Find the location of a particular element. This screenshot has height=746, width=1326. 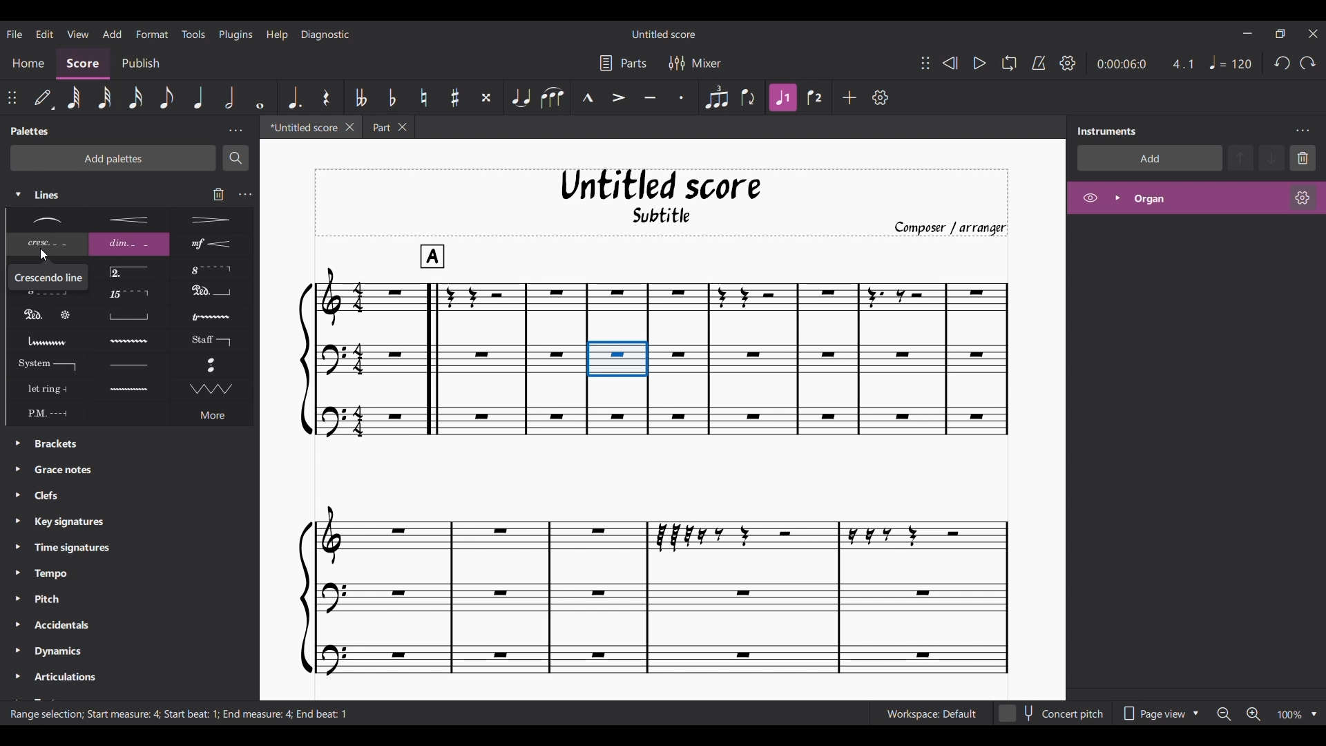

Delete is located at coordinates (1303, 158).